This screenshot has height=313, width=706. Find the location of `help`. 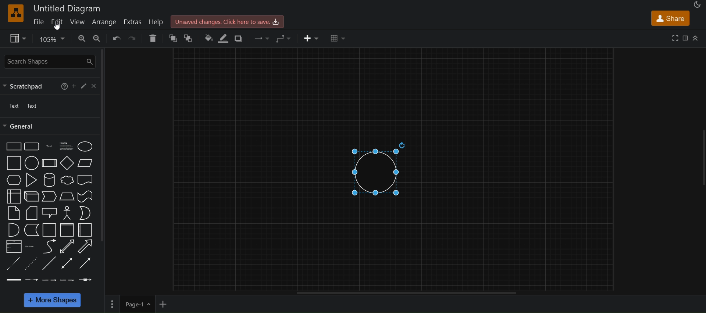

help is located at coordinates (64, 87).